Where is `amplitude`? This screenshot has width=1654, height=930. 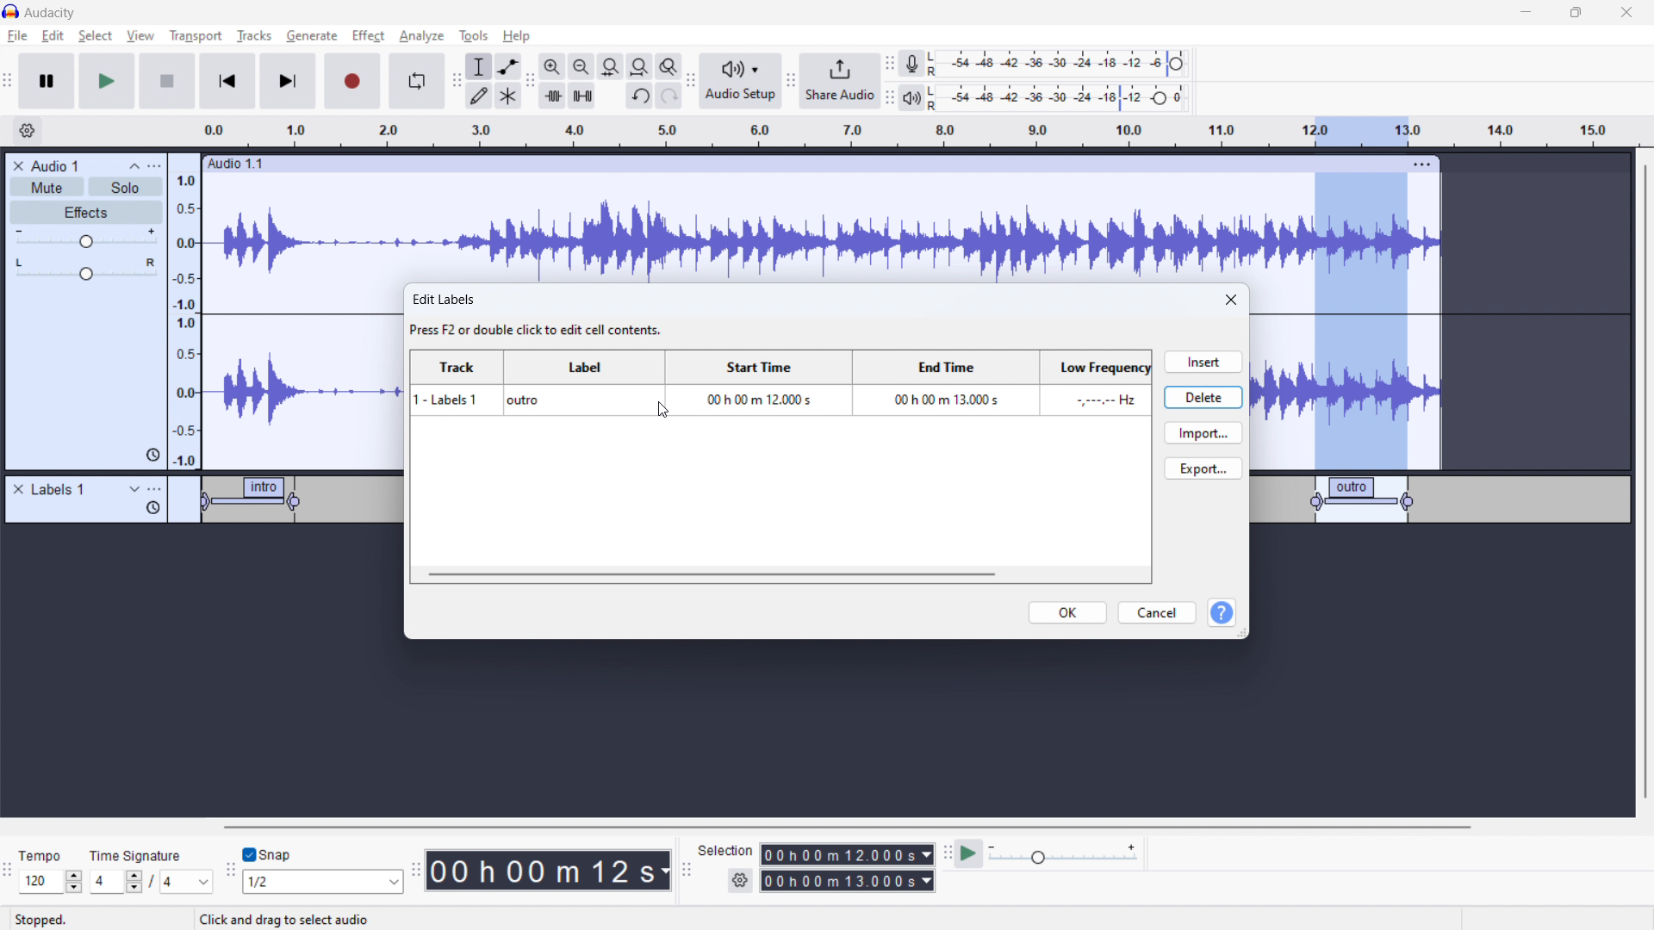
amplitude is located at coordinates (185, 311).